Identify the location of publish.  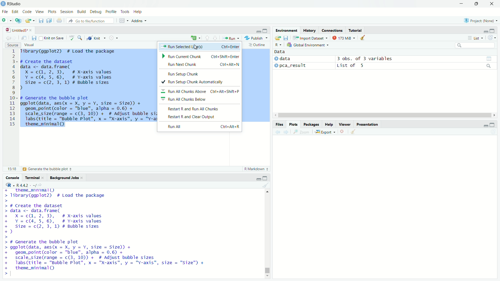
(256, 37).